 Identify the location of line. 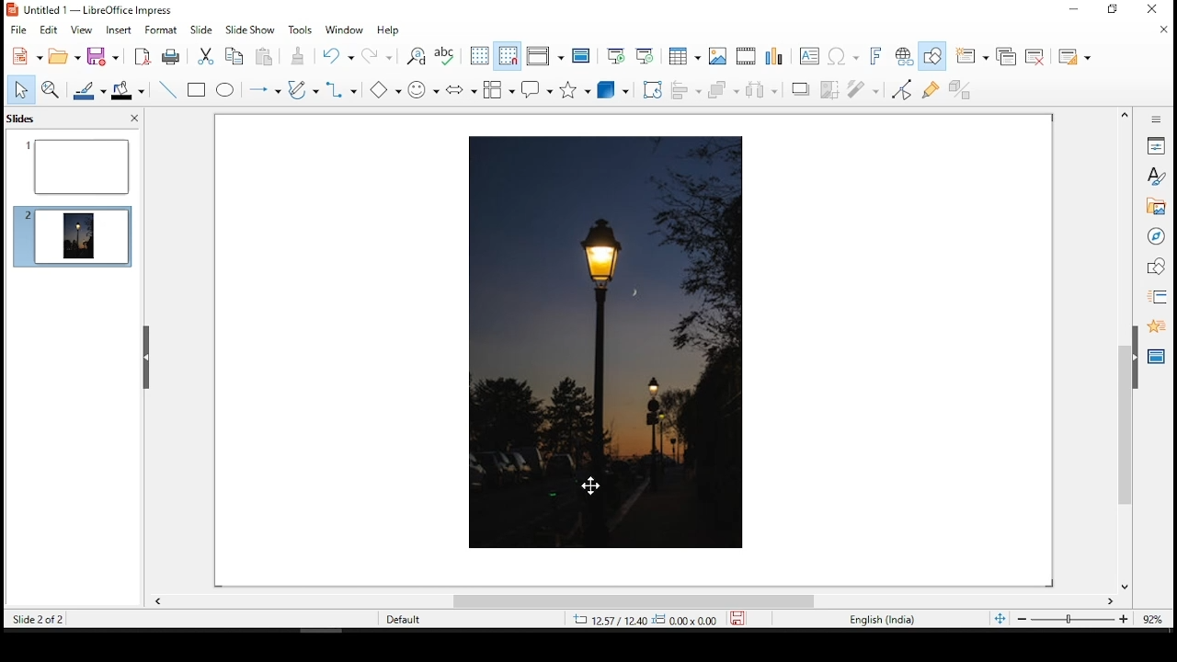
(168, 88).